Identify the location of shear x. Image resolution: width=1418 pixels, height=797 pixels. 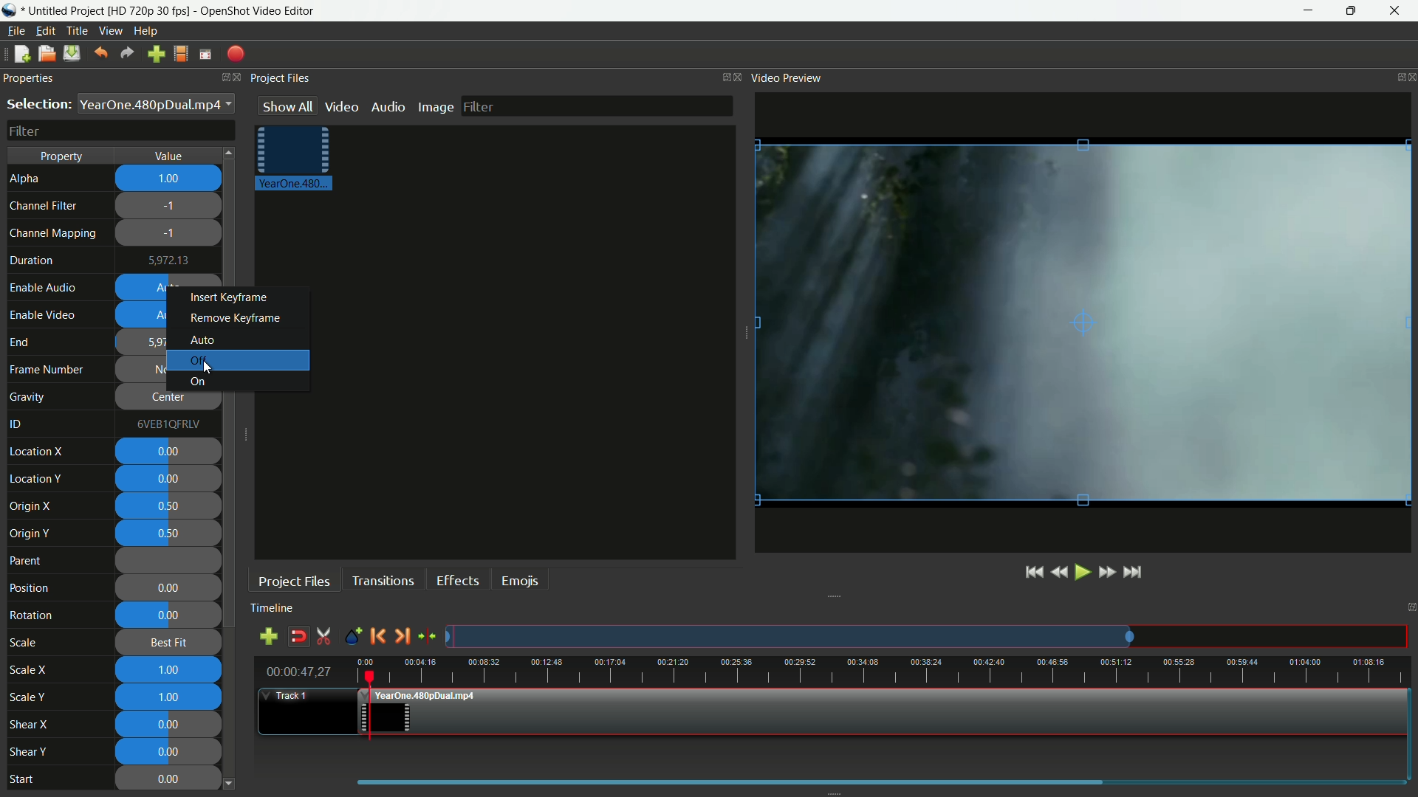
(30, 725).